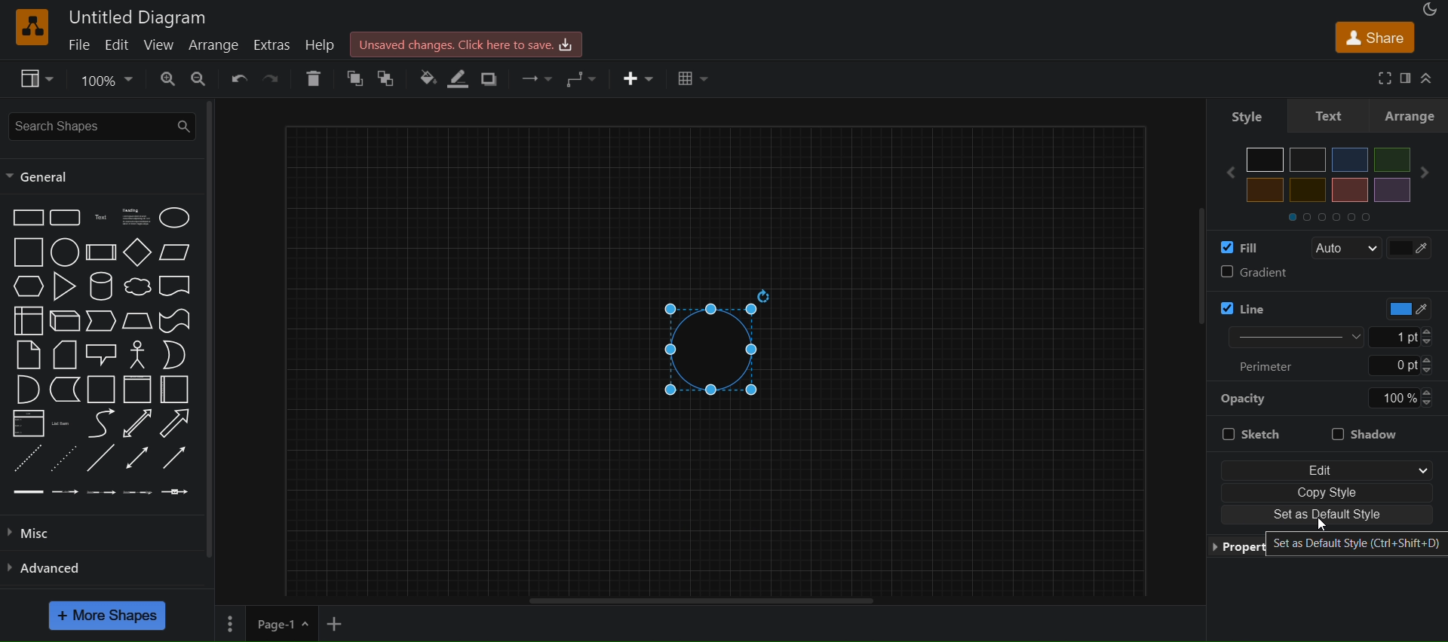 The height and width of the screenshot is (642, 1448). What do you see at coordinates (1350, 160) in the screenshot?
I see `blue color` at bounding box center [1350, 160].